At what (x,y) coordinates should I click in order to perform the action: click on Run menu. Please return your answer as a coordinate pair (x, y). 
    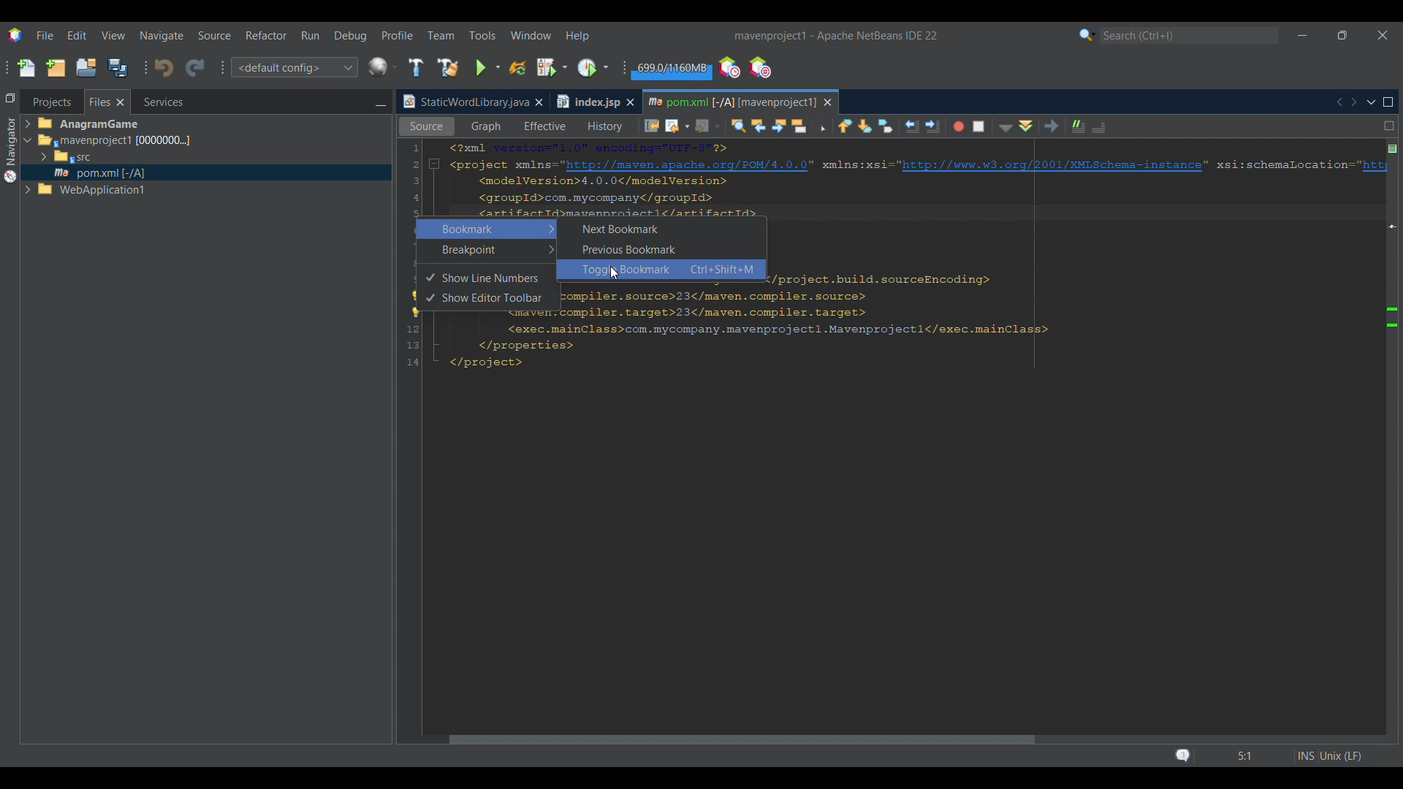
    Looking at the image, I should click on (310, 35).